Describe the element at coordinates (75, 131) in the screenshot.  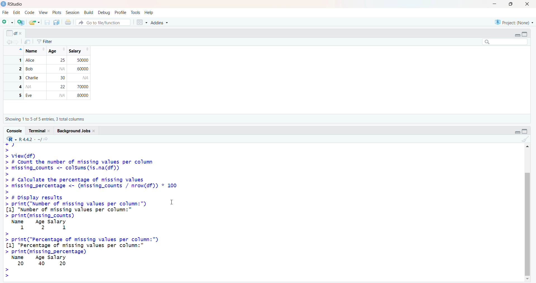
I see `Background Jobs` at that location.